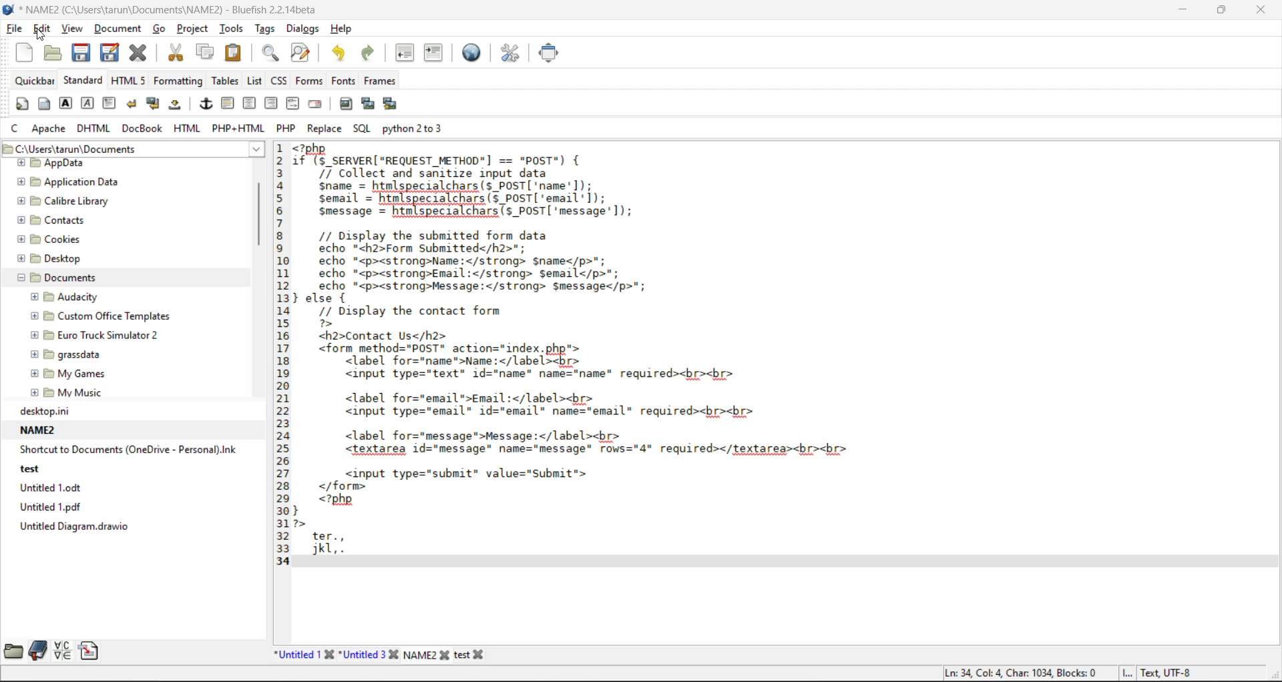  Describe the element at coordinates (508, 55) in the screenshot. I see `edit preferences` at that location.